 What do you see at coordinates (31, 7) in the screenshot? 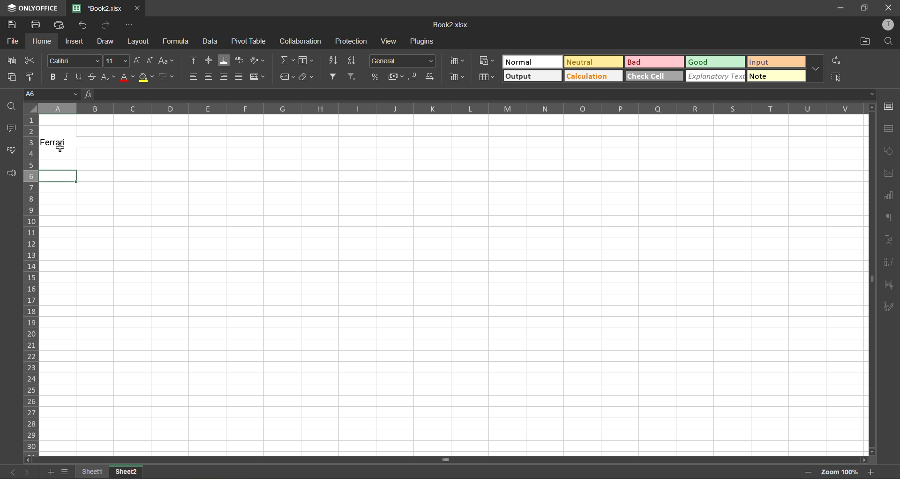
I see `ONLYOFFICE` at bounding box center [31, 7].